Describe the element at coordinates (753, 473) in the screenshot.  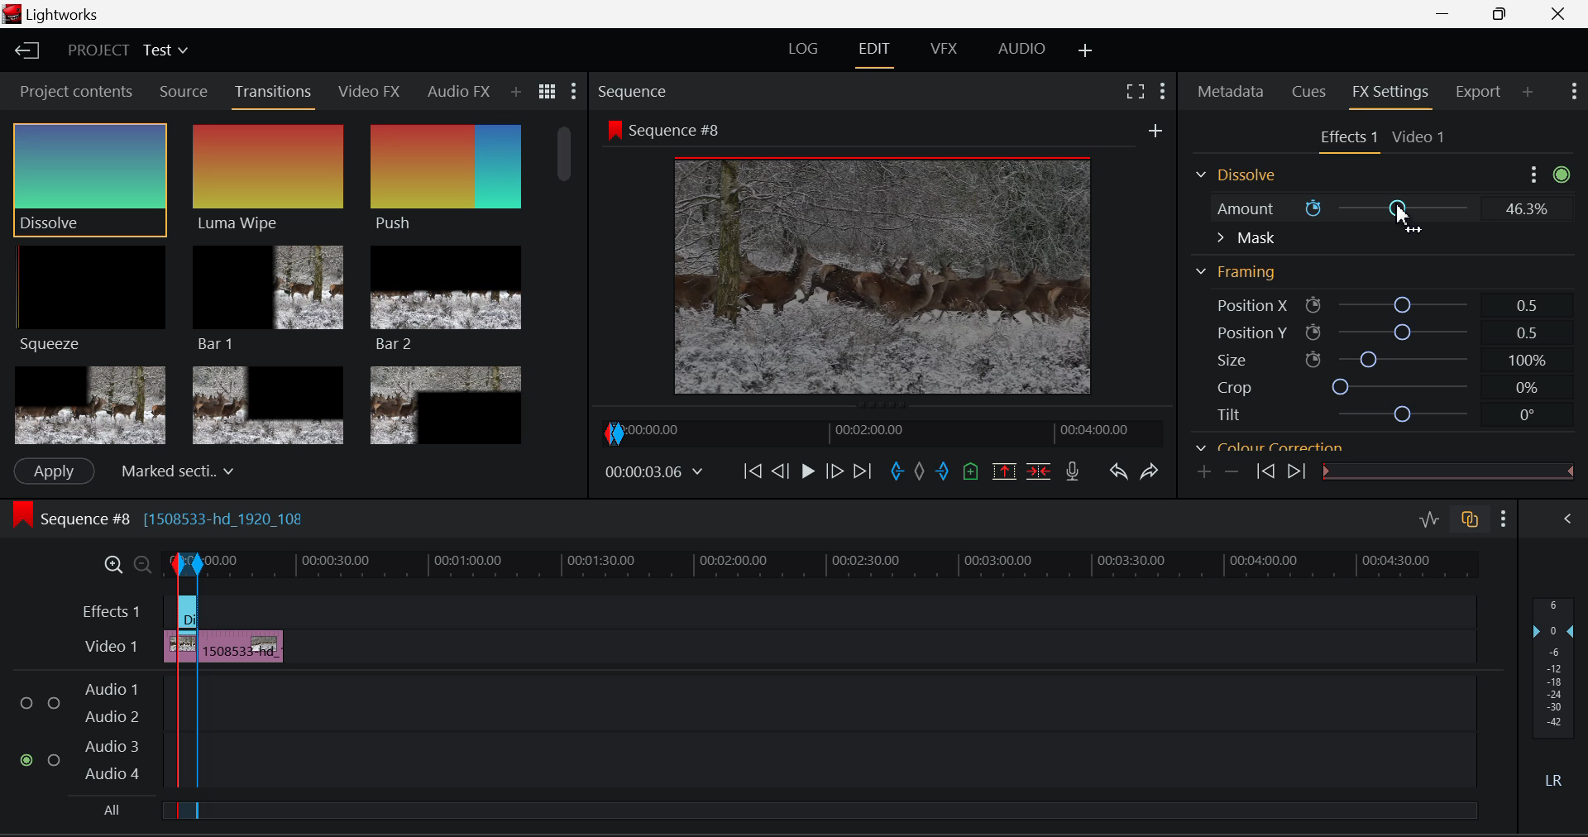
I see `To start` at that location.